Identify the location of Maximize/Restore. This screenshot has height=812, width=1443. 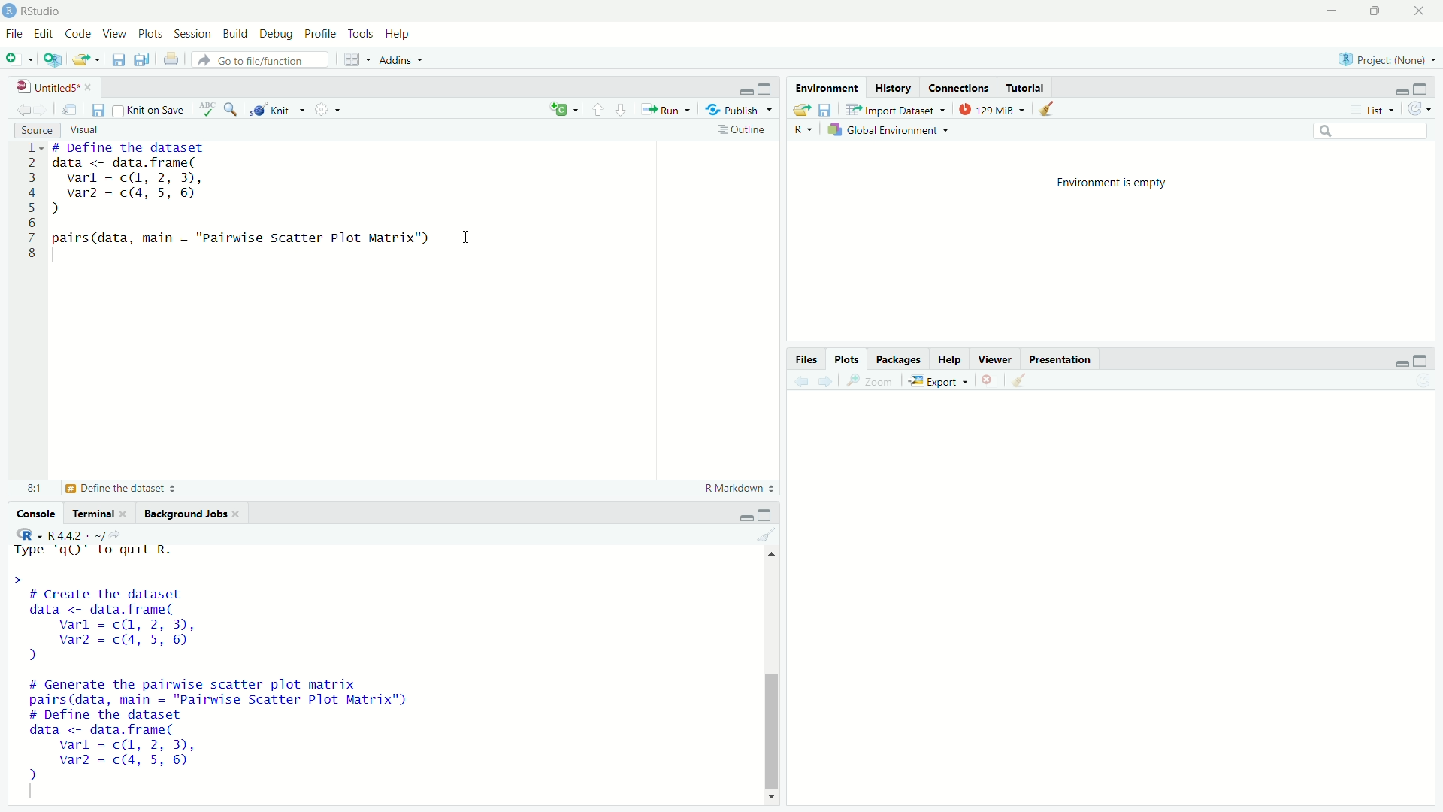
(1375, 9).